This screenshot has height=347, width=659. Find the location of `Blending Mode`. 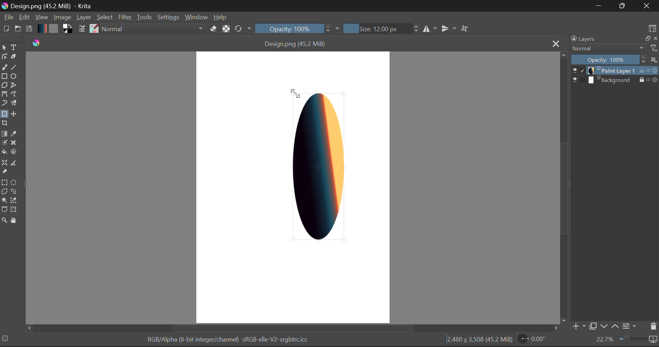

Blending Mode is located at coordinates (154, 28).